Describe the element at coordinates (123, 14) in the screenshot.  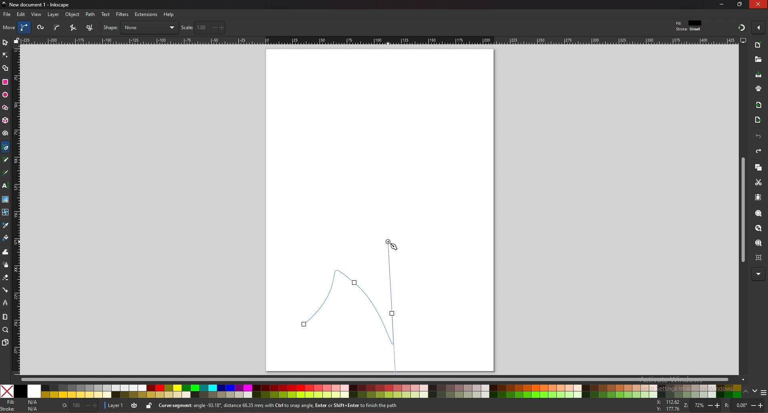
I see `filters` at that location.